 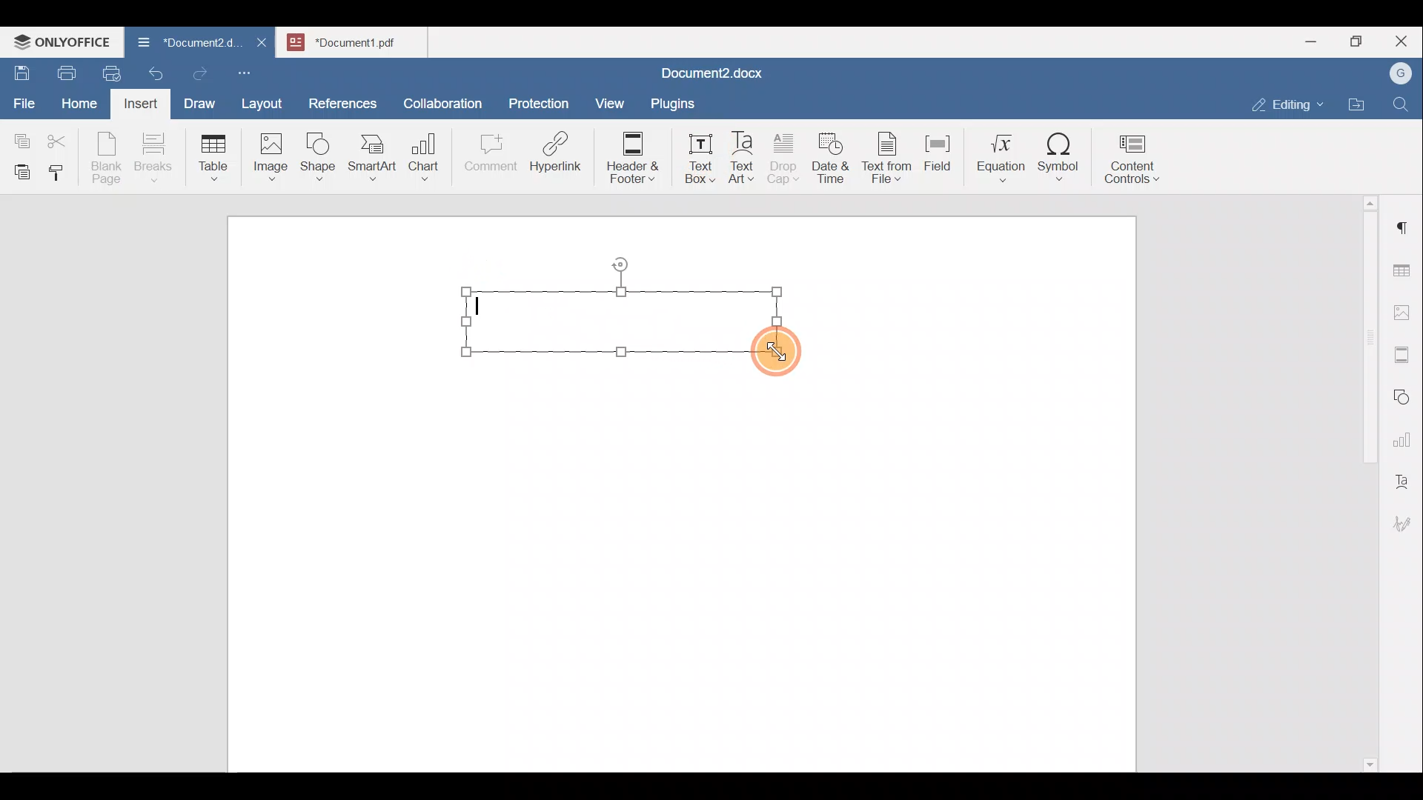 What do you see at coordinates (774, 351) in the screenshot?
I see `Cursor` at bounding box center [774, 351].